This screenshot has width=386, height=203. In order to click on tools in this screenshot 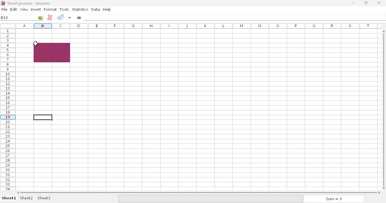, I will do `click(64, 9)`.